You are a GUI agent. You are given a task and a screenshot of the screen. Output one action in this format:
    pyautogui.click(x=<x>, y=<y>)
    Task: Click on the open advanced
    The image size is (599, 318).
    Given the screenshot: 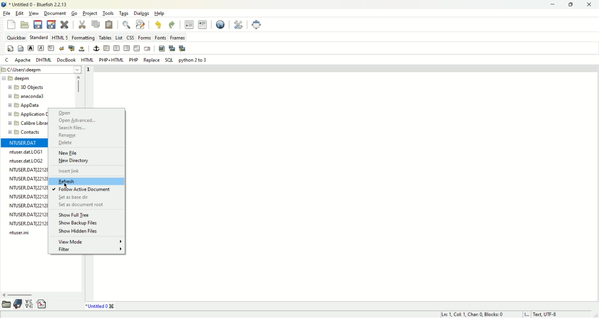 What is the action you would take?
    pyautogui.click(x=84, y=121)
    